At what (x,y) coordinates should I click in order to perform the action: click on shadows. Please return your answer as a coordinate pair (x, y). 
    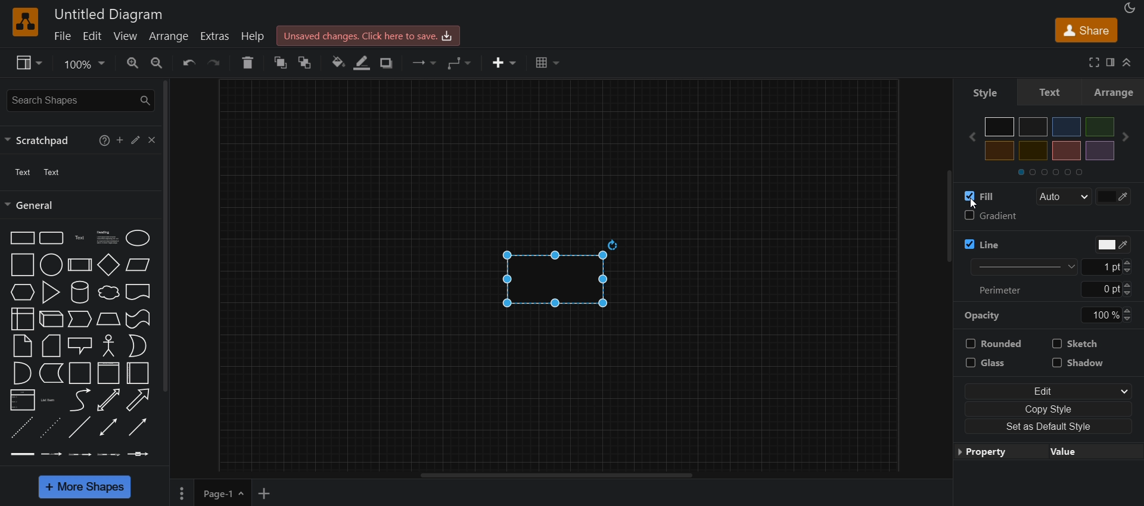
    Looking at the image, I should click on (386, 63).